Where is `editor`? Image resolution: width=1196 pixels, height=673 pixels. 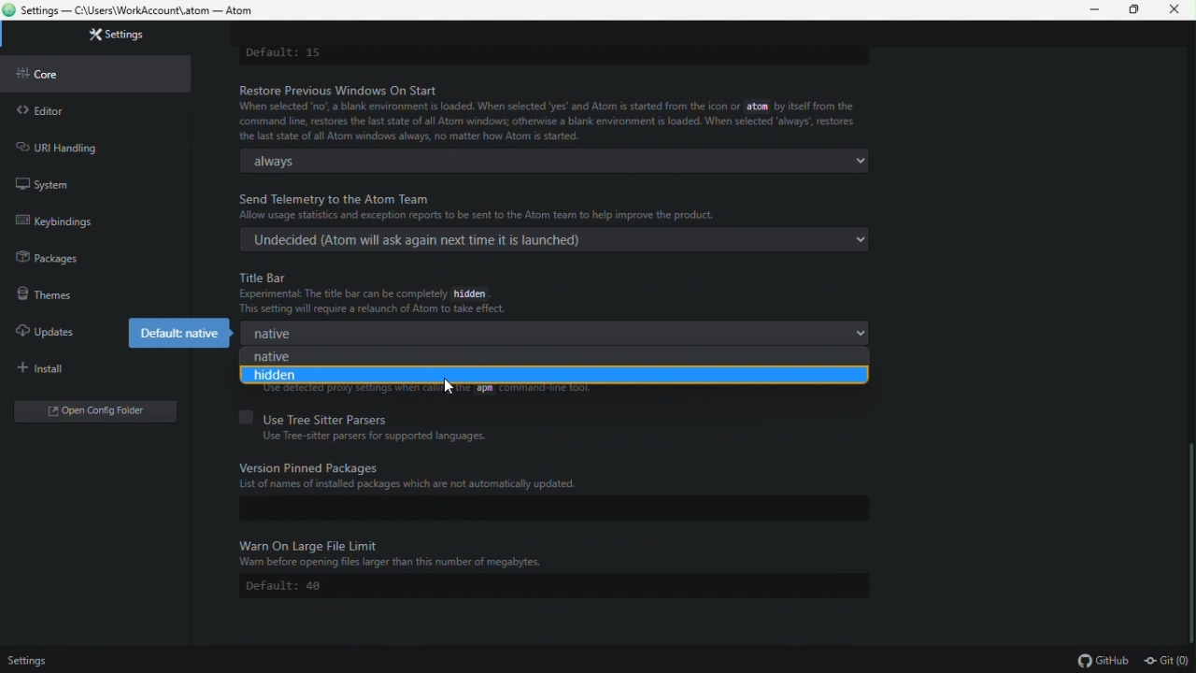
editor is located at coordinates (99, 107).